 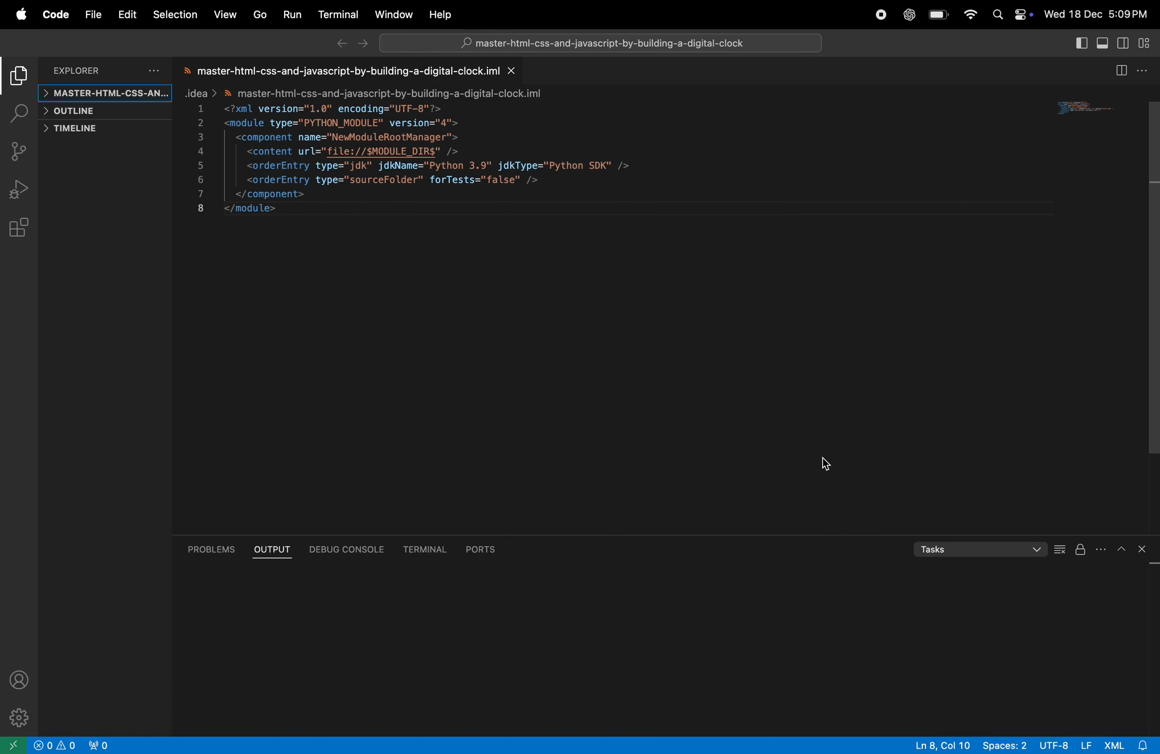 What do you see at coordinates (340, 45) in the screenshot?
I see `backward` at bounding box center [340, 45].